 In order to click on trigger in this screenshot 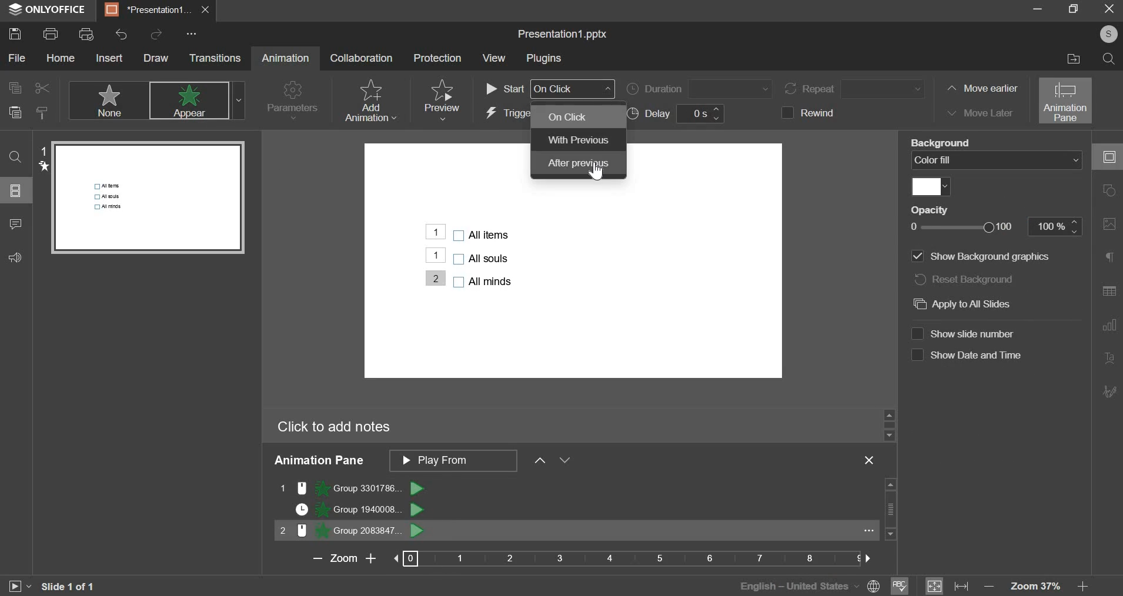, I will do `click(507, 114)`.